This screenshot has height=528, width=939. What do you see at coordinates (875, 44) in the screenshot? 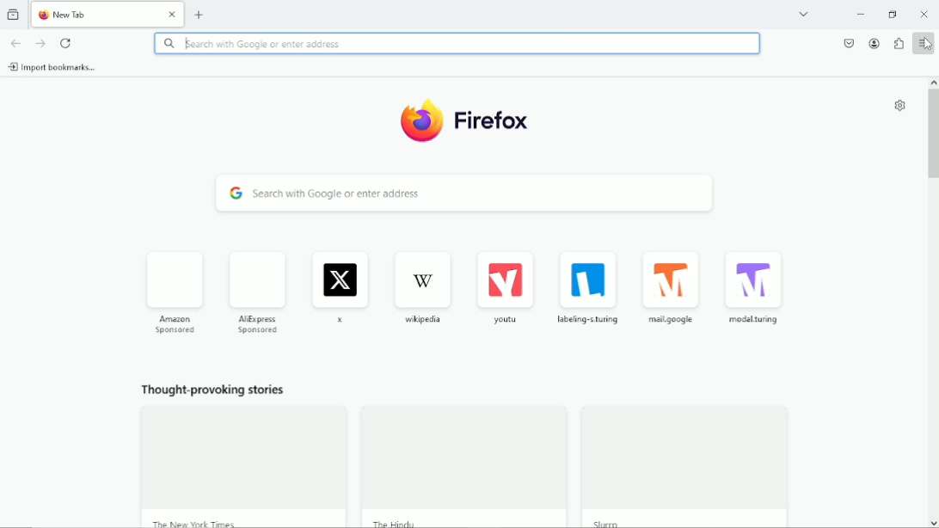
I see `account` at bounding box center [875, 44].